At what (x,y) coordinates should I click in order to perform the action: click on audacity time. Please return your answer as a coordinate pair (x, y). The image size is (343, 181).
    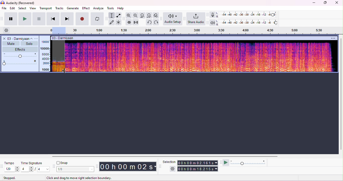
    Looking at the image, I should click on (128, 166).